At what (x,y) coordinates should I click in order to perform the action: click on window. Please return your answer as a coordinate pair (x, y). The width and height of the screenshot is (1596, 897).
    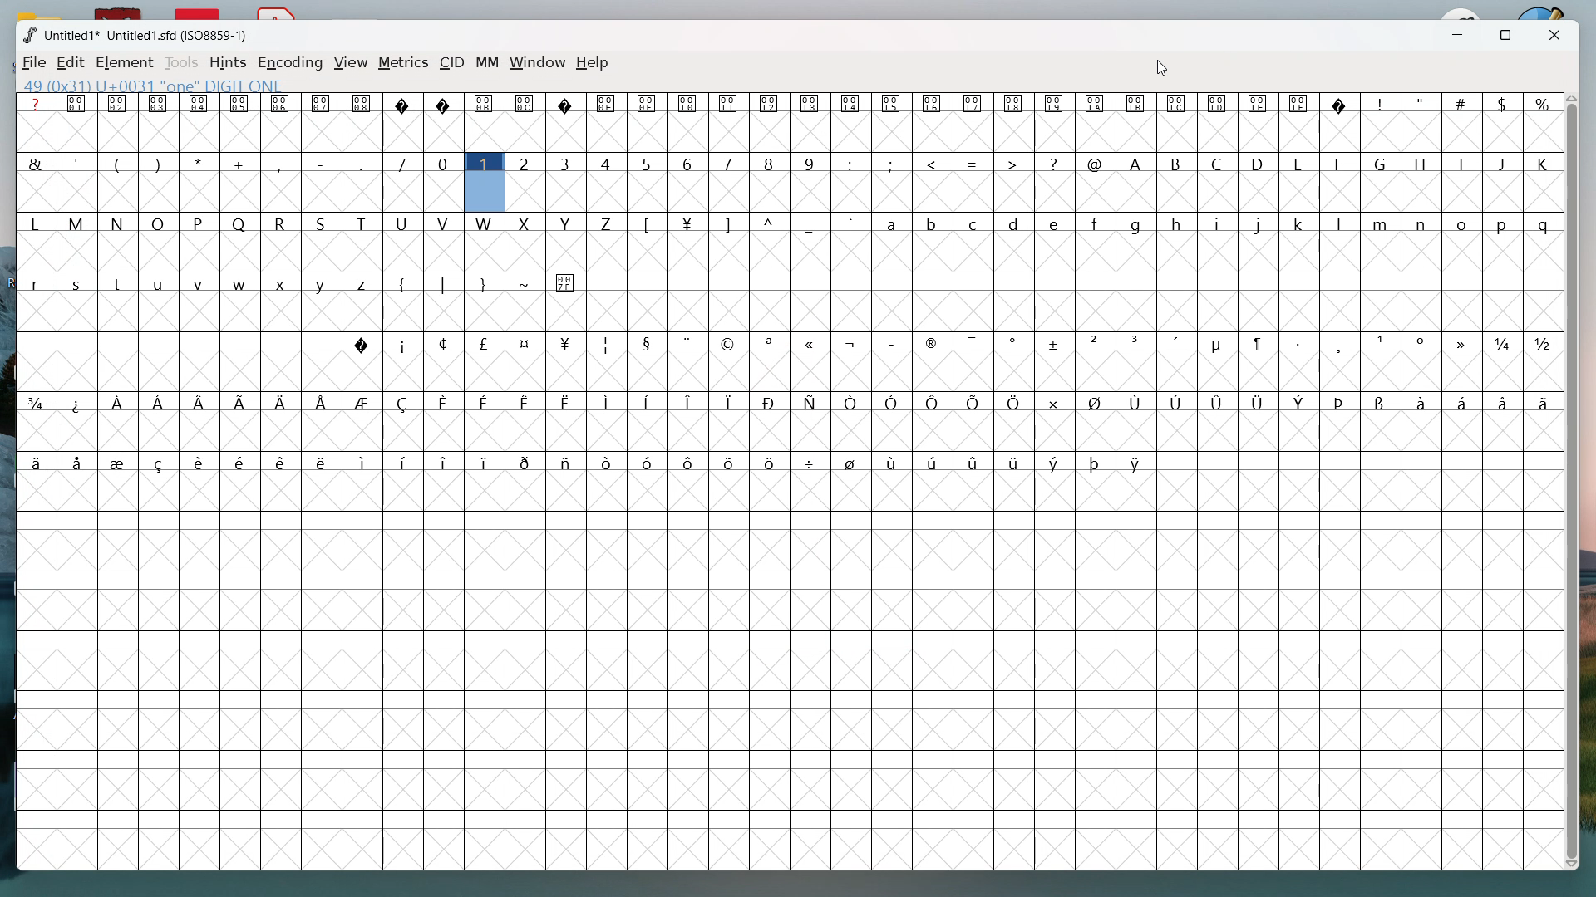
    Looking at the image, I should click on (539, 63).